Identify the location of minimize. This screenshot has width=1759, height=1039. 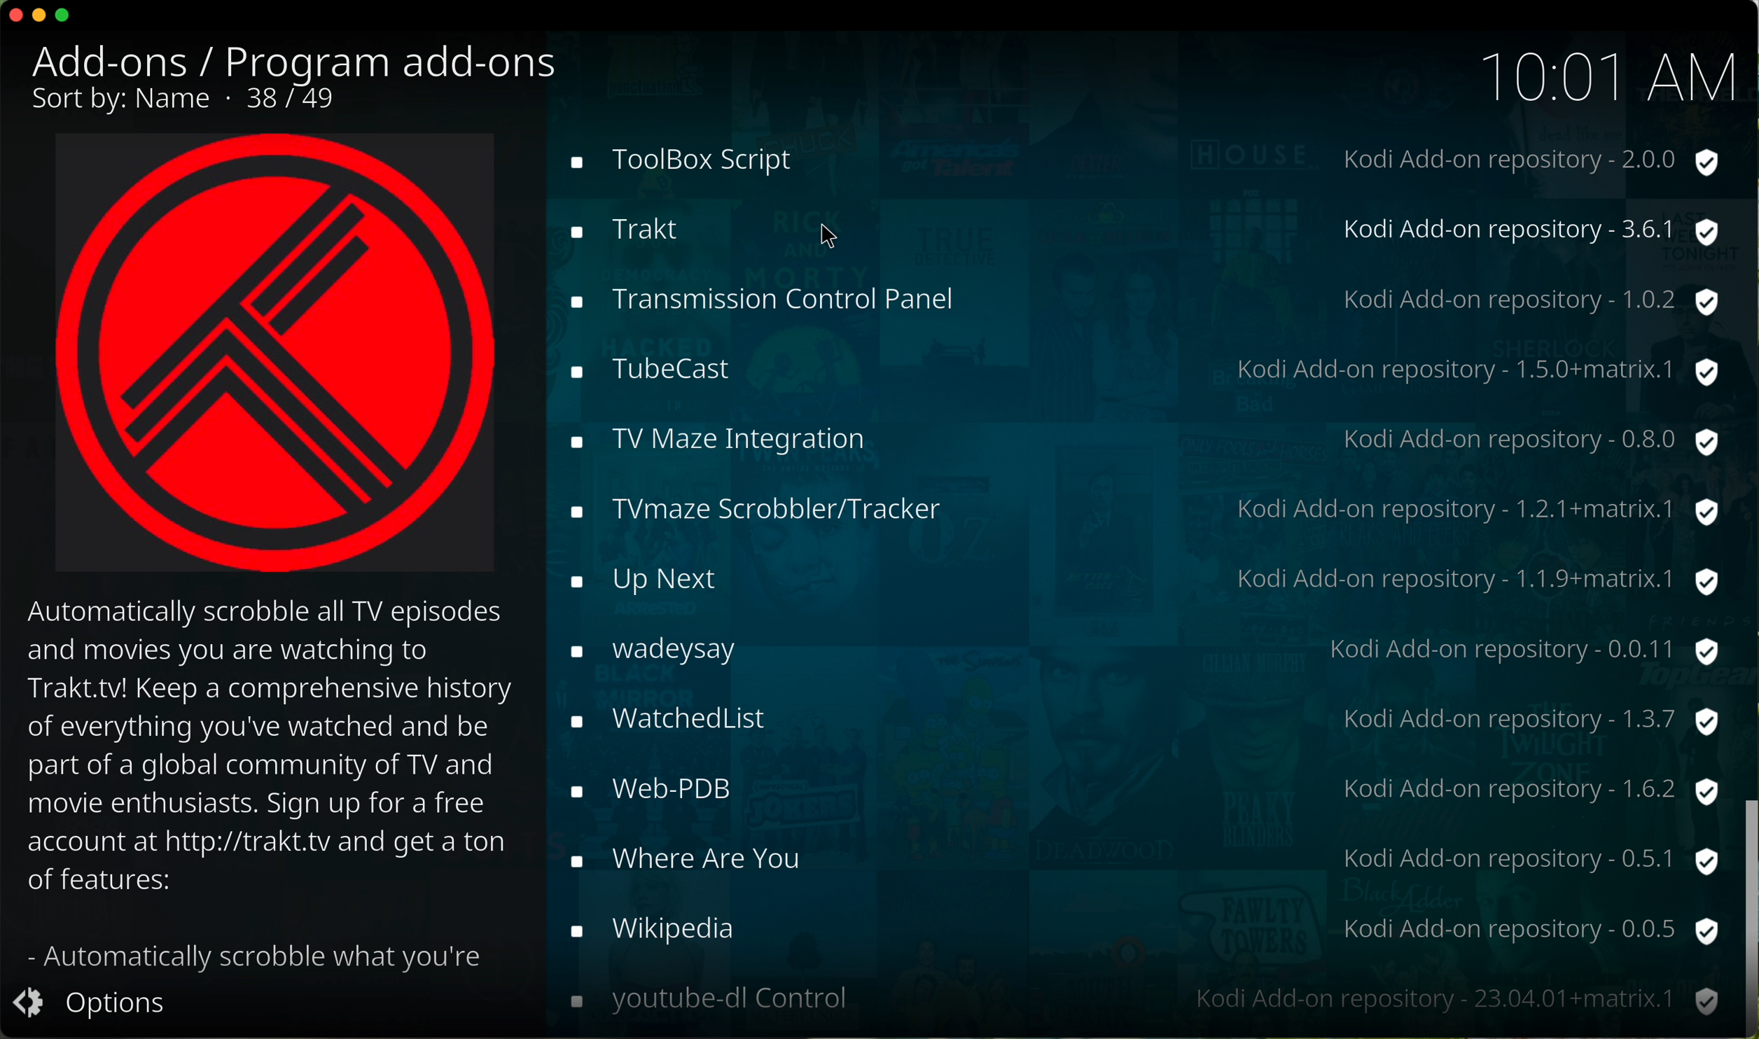
(39, 20).